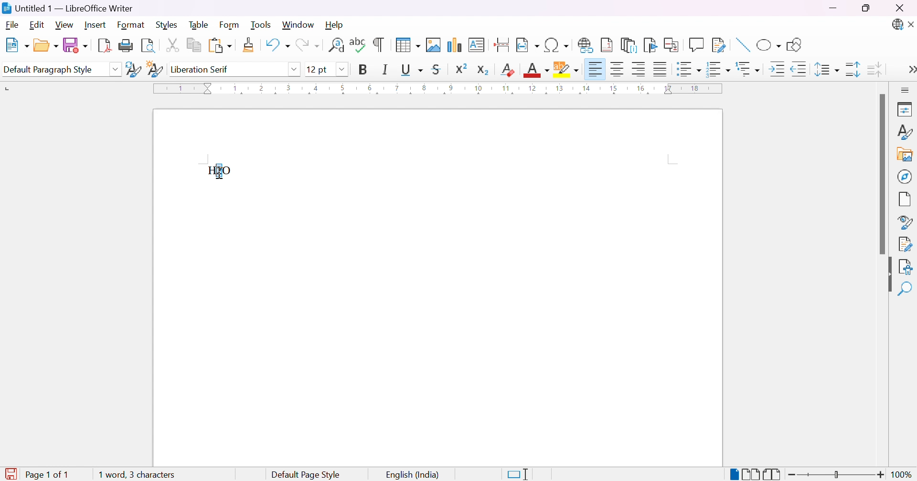  What do you see at coordinates (74, 44) in the screenshot?
I see `Save` at bounding box center [74, 44].